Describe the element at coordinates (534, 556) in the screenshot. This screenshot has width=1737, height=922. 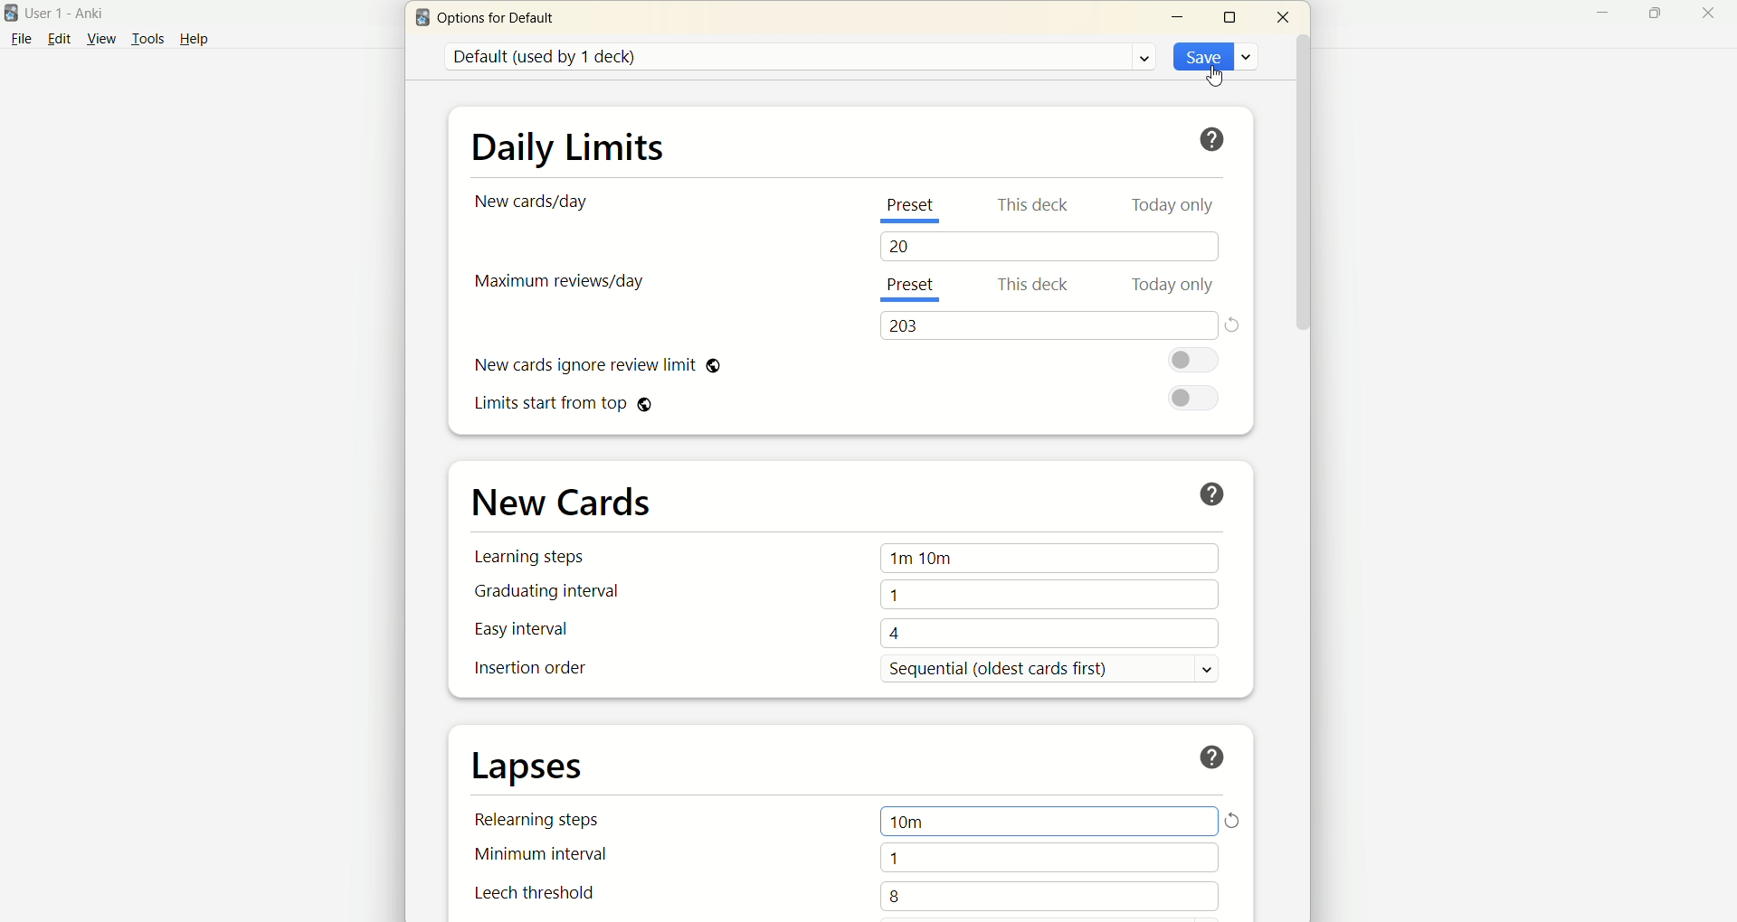
I see `learning steps` at that location.